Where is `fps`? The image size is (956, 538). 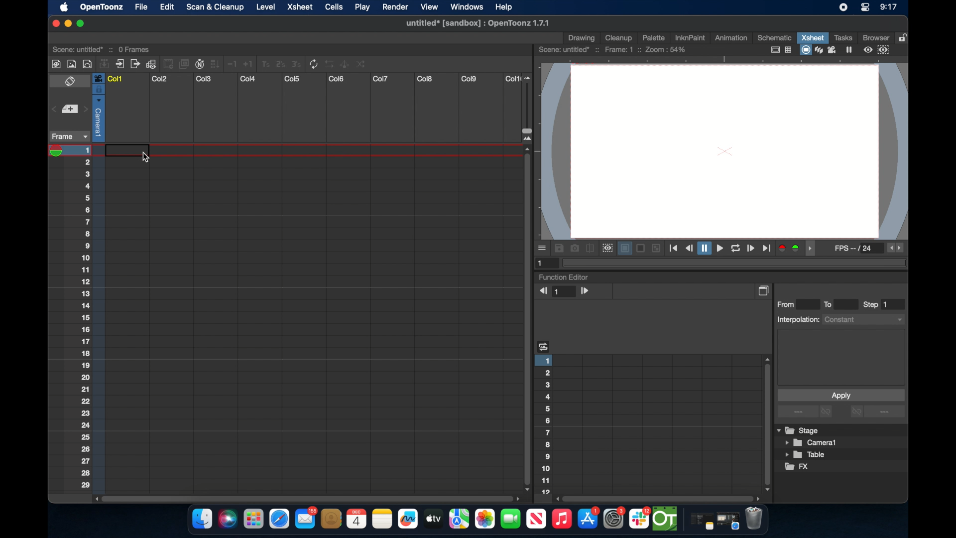
fps is located at coordinates (896, 248).